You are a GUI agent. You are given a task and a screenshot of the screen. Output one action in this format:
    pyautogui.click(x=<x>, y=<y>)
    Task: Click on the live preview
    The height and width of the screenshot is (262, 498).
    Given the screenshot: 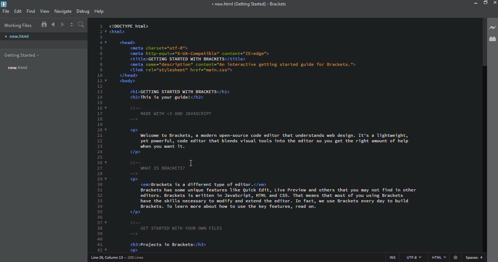 What is the action you would take?
    pyautogui.click(x=493, y=27)
    